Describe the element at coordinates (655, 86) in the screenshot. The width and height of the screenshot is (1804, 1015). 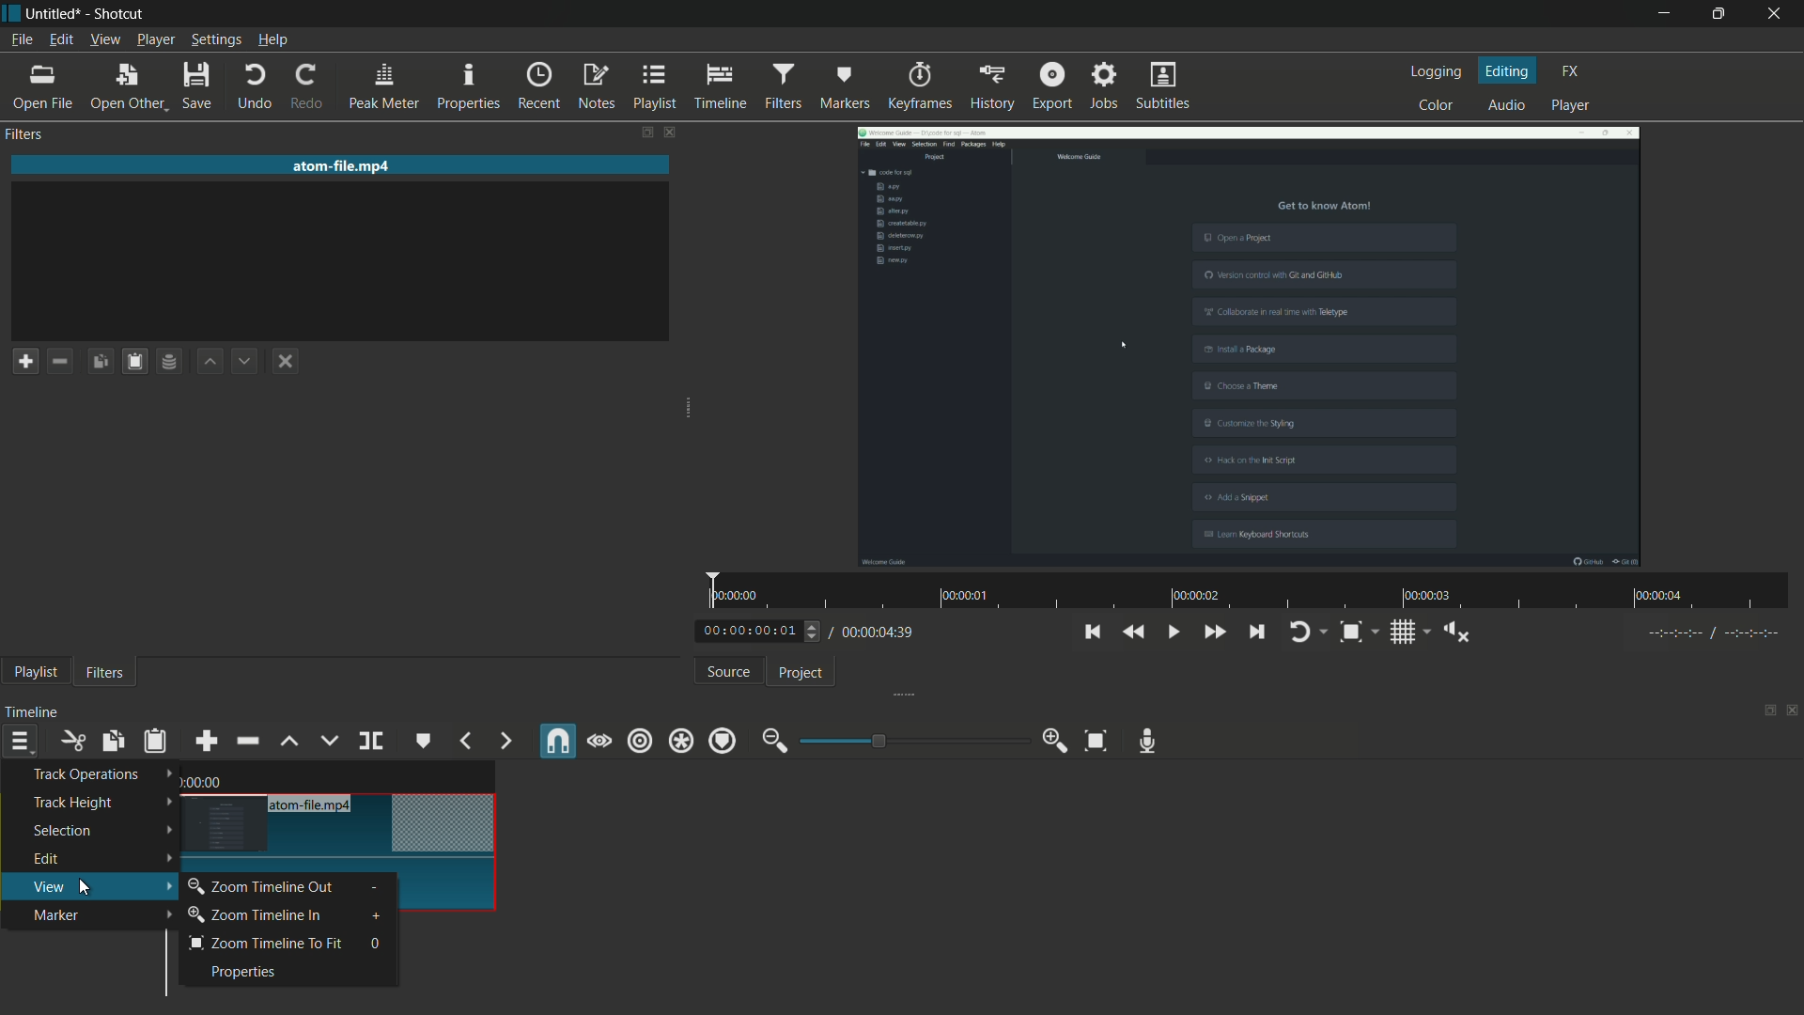
I see `playlist` at that location.